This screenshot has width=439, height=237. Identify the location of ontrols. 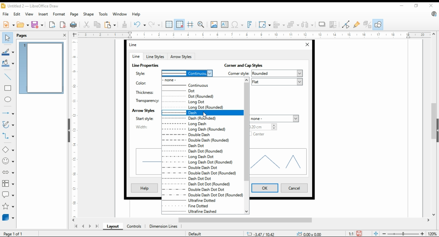
(134, 226).